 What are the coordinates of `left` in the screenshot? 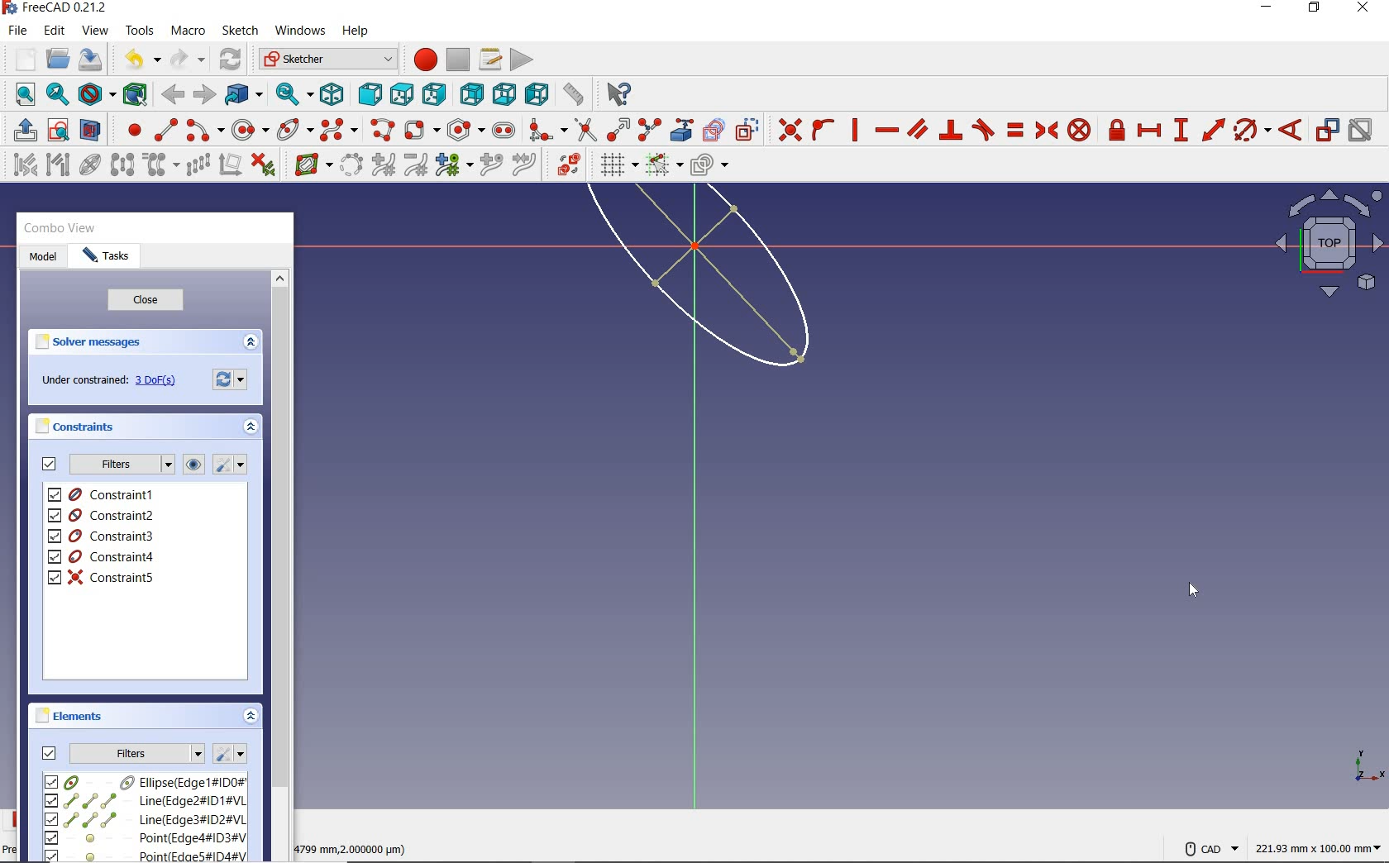 It's located at (537, 93).